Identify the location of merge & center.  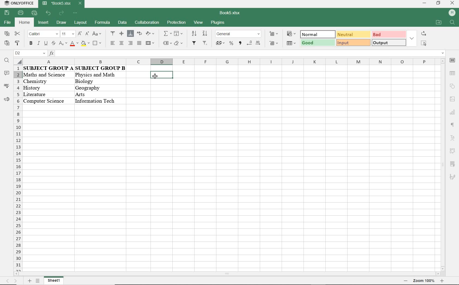
(150, 44).